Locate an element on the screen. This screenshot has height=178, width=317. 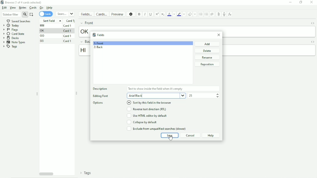
Cards is located at coordinates (102, 14).